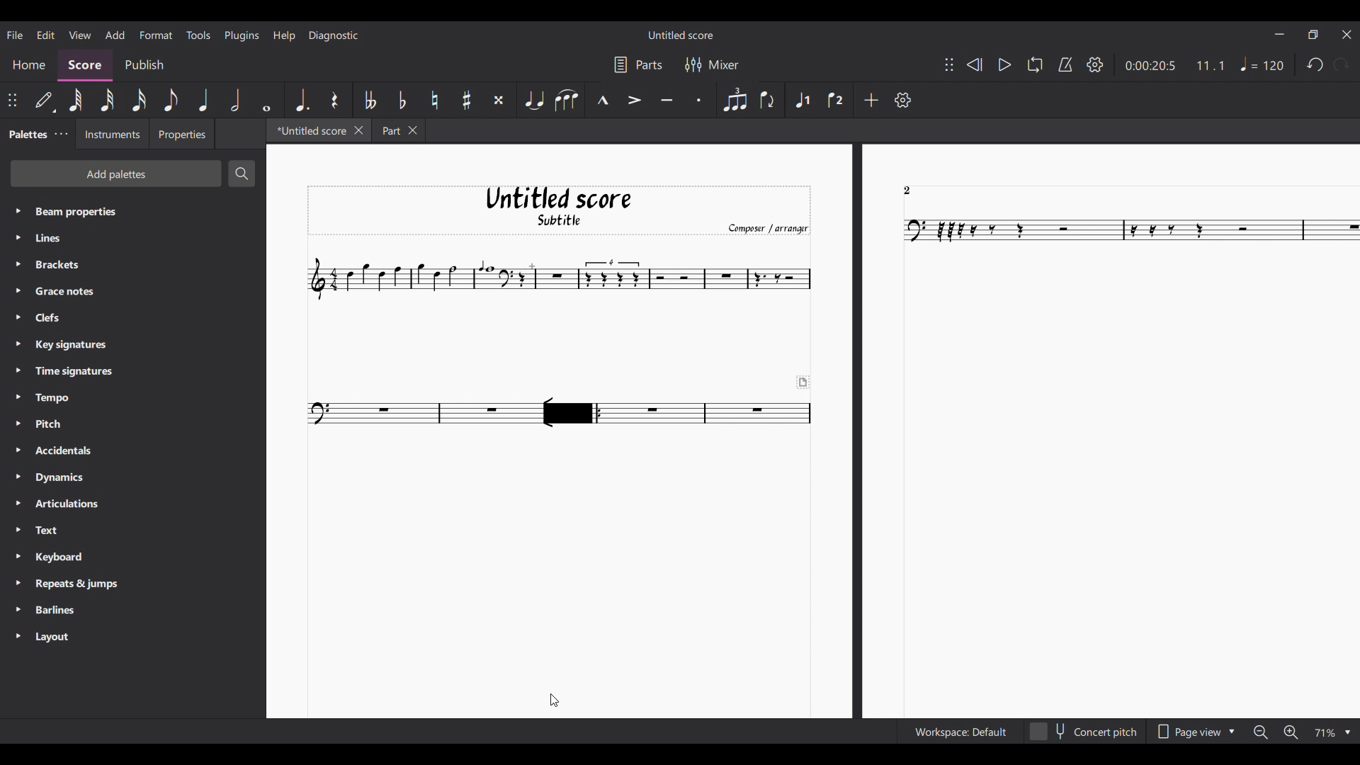 The height and width of the screenshot is (765, 1360). I want to click on 64th note, so click(75, 100).